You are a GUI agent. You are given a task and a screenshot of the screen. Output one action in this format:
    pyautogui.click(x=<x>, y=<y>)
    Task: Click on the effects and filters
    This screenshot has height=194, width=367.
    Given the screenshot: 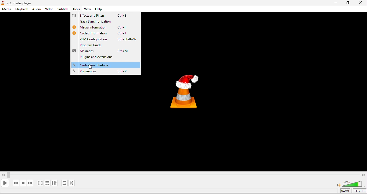 What is the action you would take?
    pyautogui.click(x=102, y=16)
    